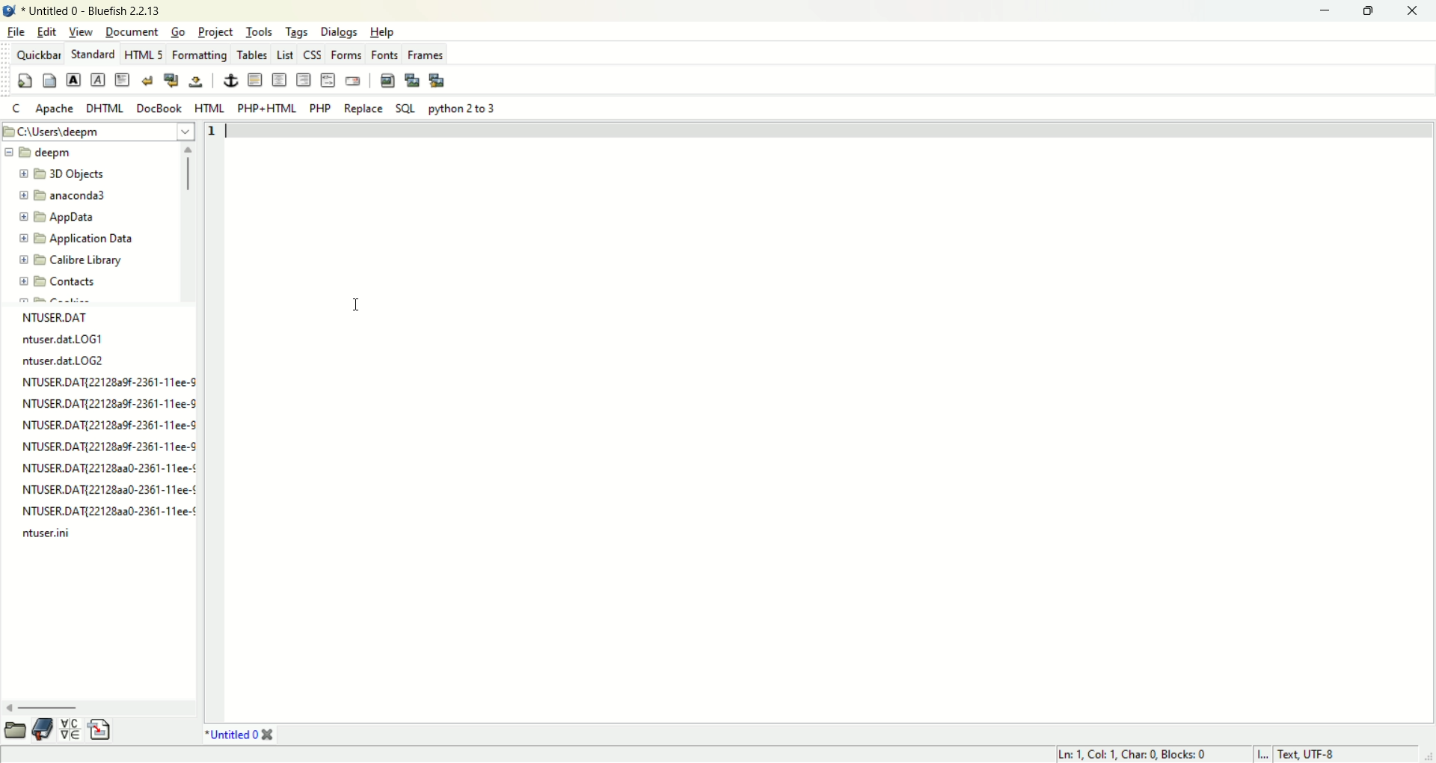  Describe the element at coordinates (231, 81) in the screenshot. I see `anchor` at that location.